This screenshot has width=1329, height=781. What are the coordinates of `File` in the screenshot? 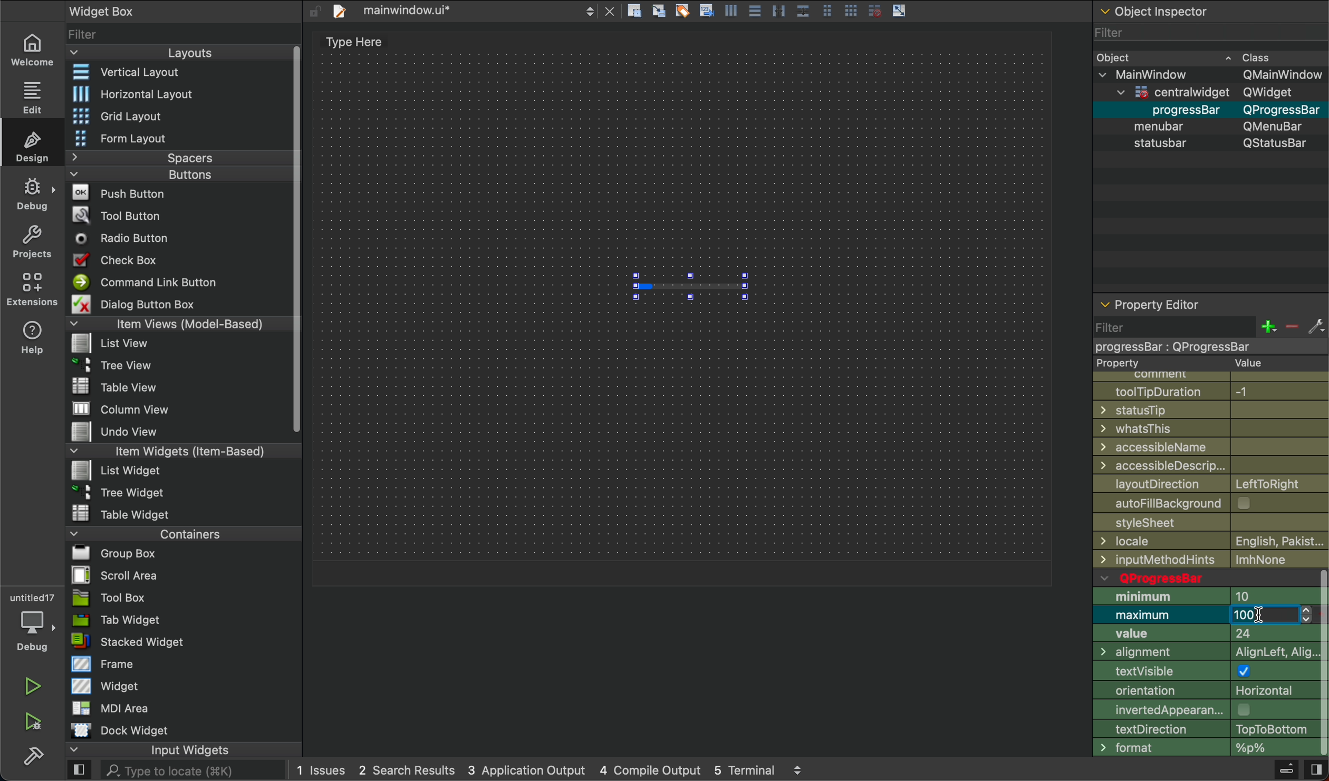 It's located at (123, 409).